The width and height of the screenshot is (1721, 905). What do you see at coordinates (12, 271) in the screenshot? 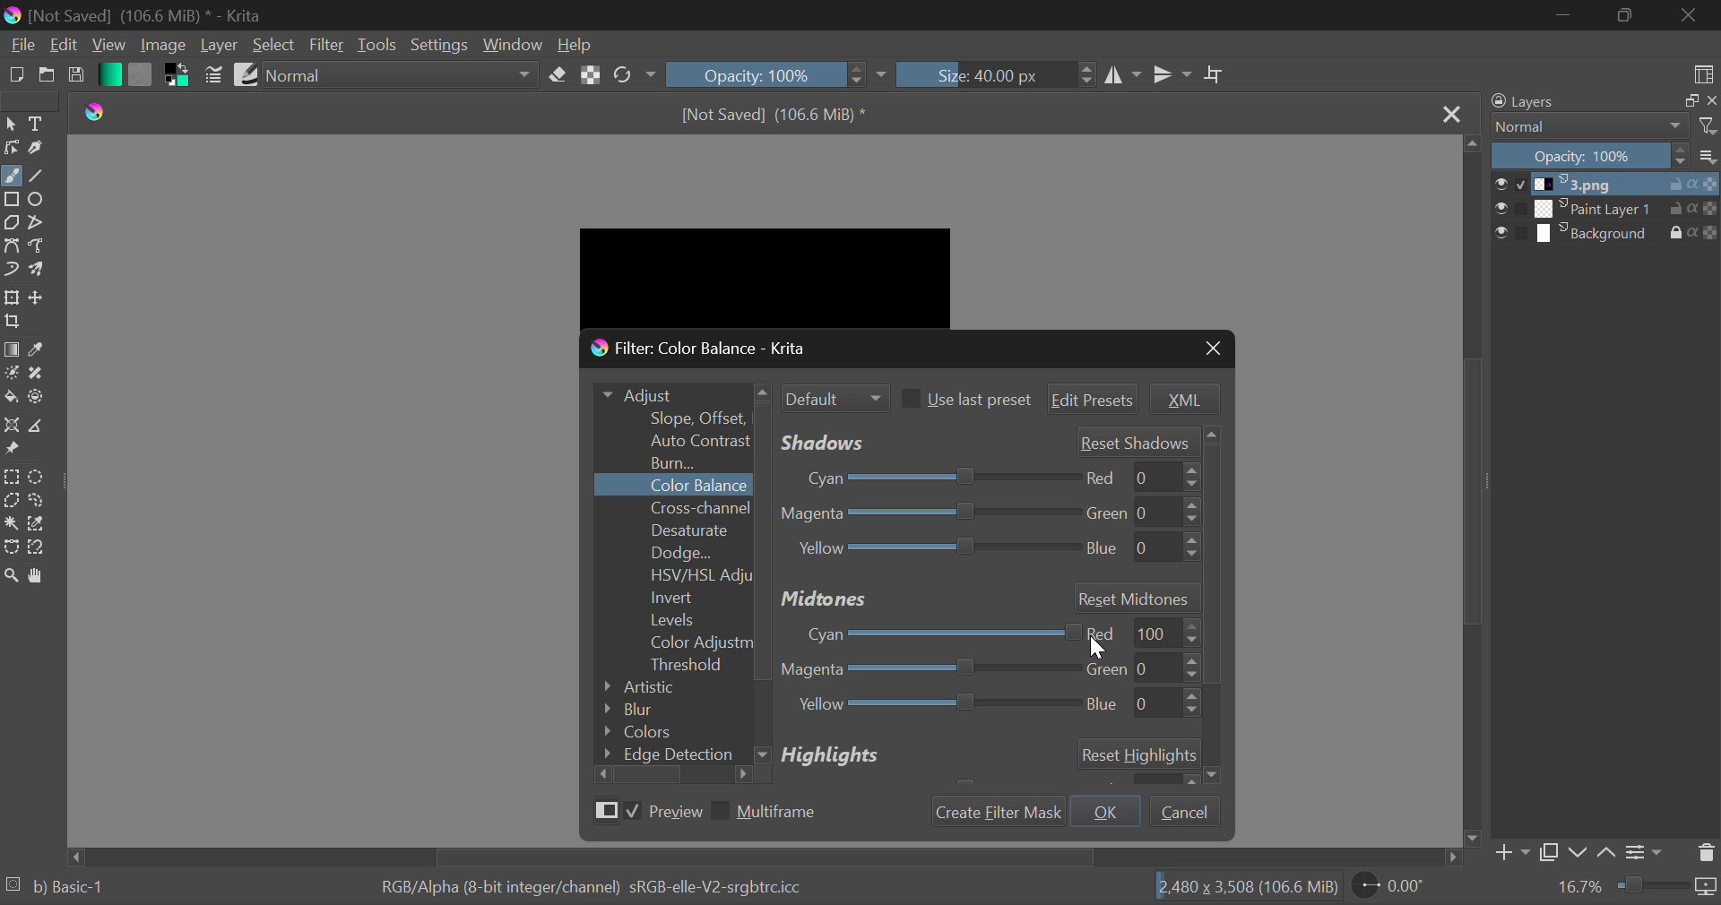
I see `Dynamic Brush` at bounding box center [12, 271].